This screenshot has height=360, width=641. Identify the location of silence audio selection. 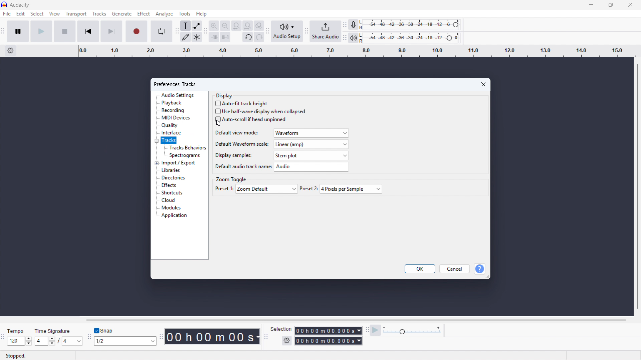
(225, 37).